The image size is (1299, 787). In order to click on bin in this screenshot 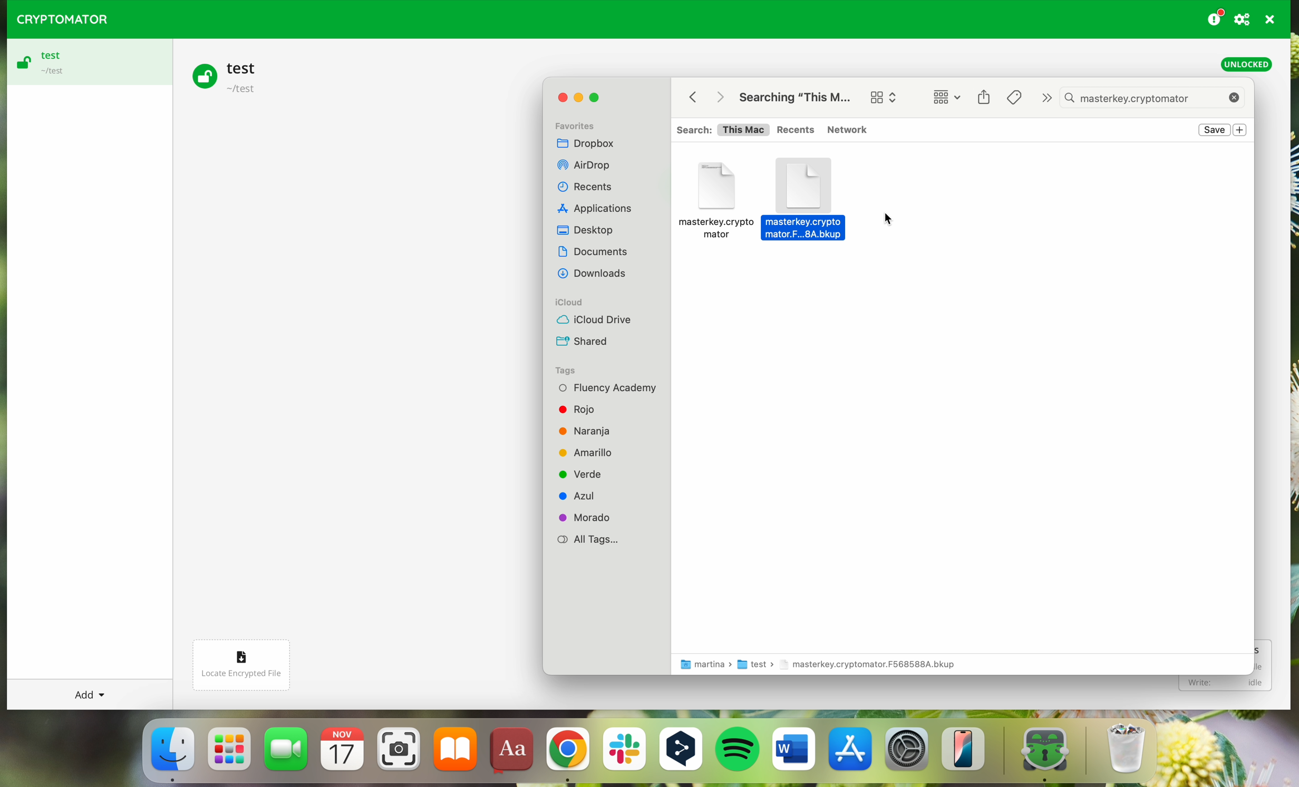, I will do `click(1113, 750)`.